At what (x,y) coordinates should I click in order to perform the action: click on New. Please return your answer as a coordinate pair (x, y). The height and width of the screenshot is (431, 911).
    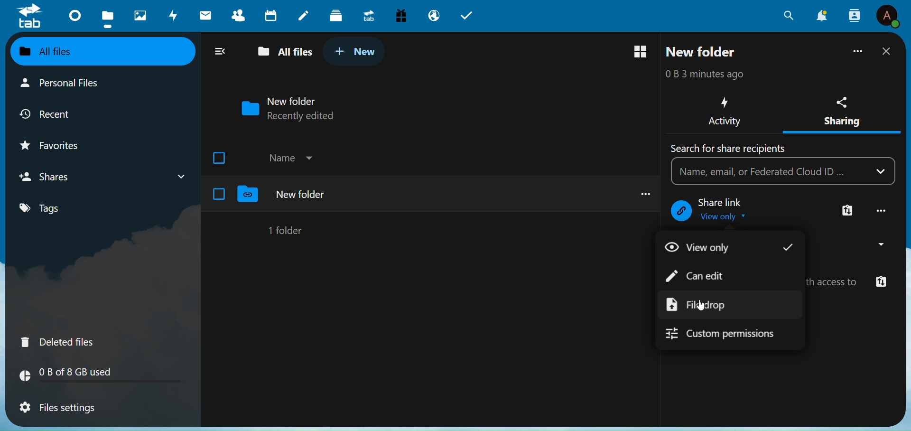
    Looking at the image, I should click on (356, 50).